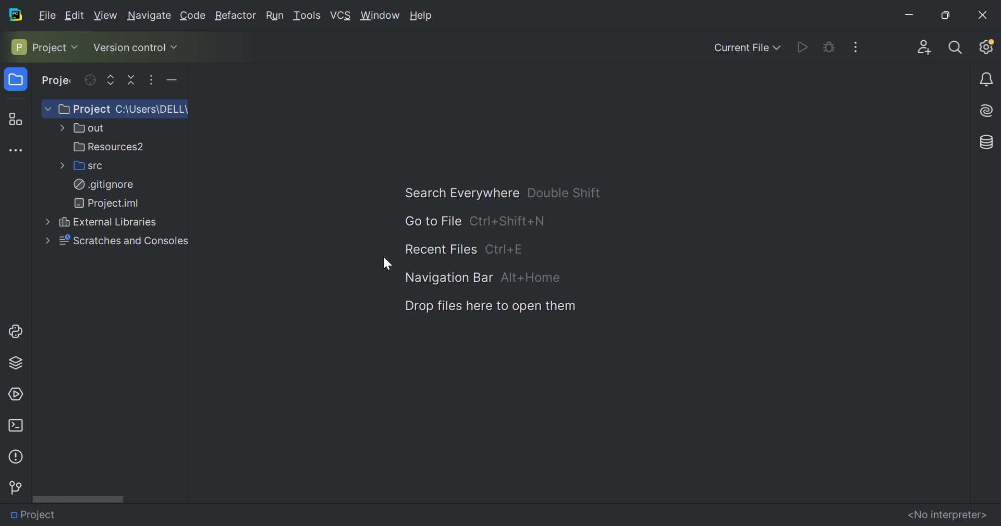 The image size is (1001, 526). Describe the element at coordinates (15, 456) in the screenshot. I see `Problems` at that location.